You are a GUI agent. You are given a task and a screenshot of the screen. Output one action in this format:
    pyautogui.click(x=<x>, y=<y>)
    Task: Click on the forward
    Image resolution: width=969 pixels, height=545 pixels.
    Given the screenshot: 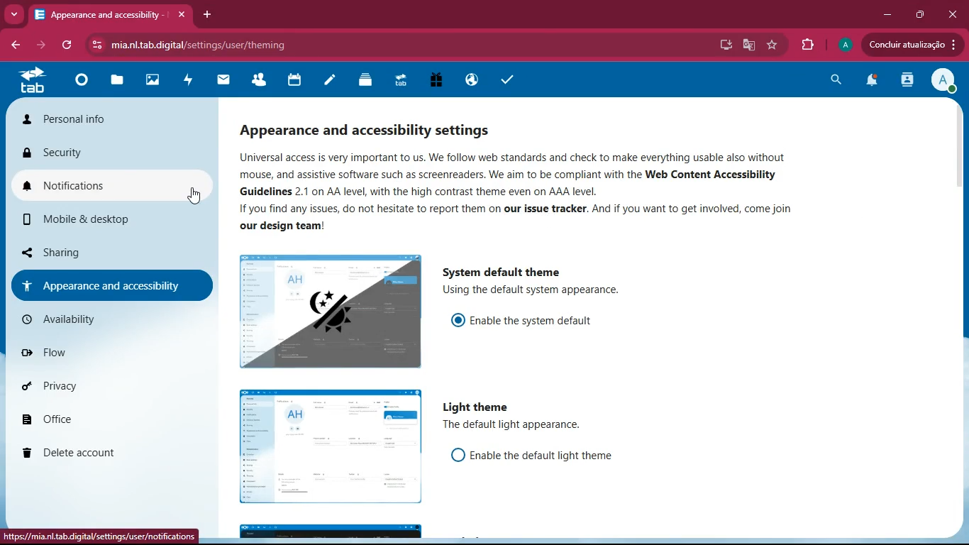 What is the action you would take?
    pyautogui.click(x=39, y=44)
    